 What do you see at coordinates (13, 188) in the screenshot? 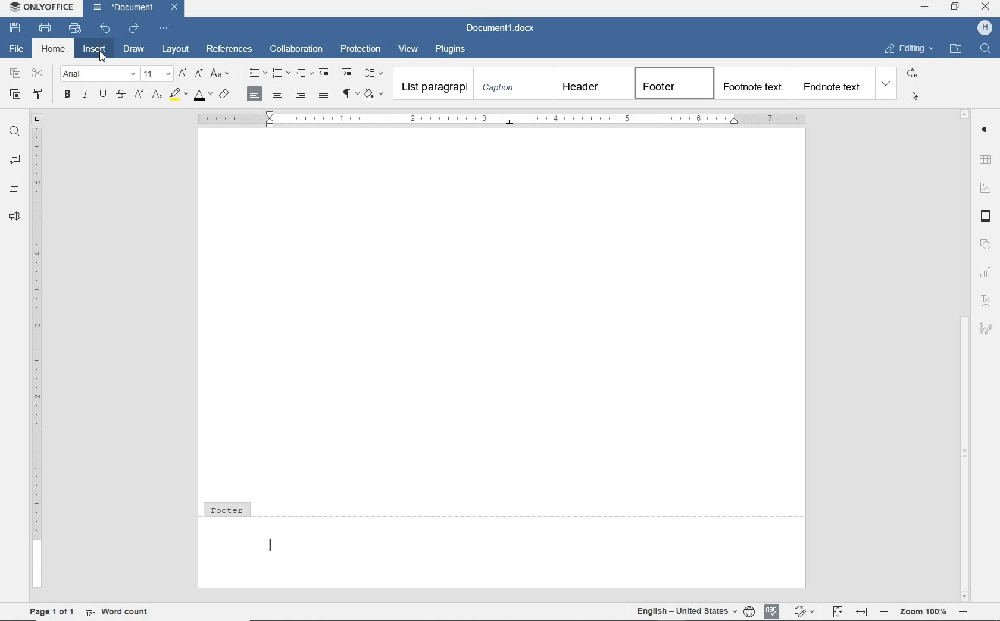
I see `headings` at bounding box center [13, 188].